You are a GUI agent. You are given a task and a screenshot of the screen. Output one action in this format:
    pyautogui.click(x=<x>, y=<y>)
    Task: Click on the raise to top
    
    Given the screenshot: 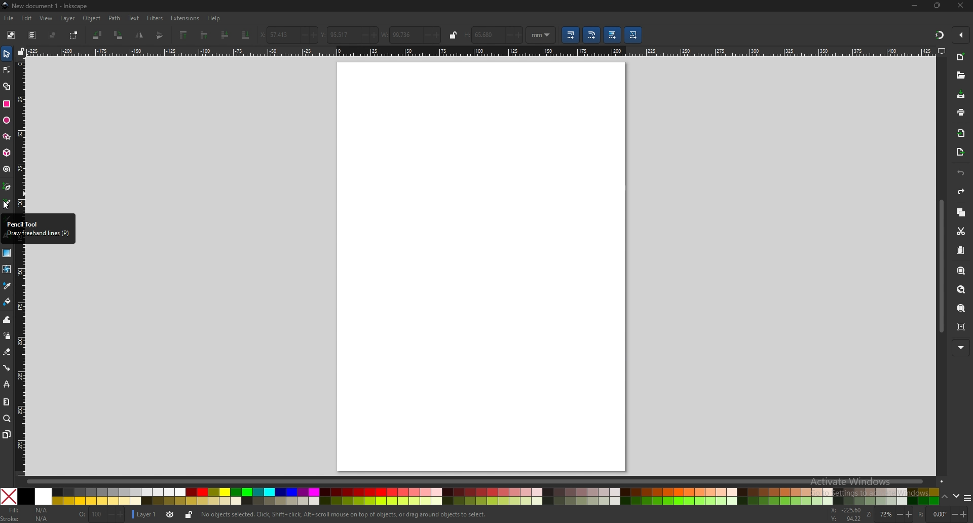 What is the action you would take?
    pyautogui.click(x=181, y=34)
    